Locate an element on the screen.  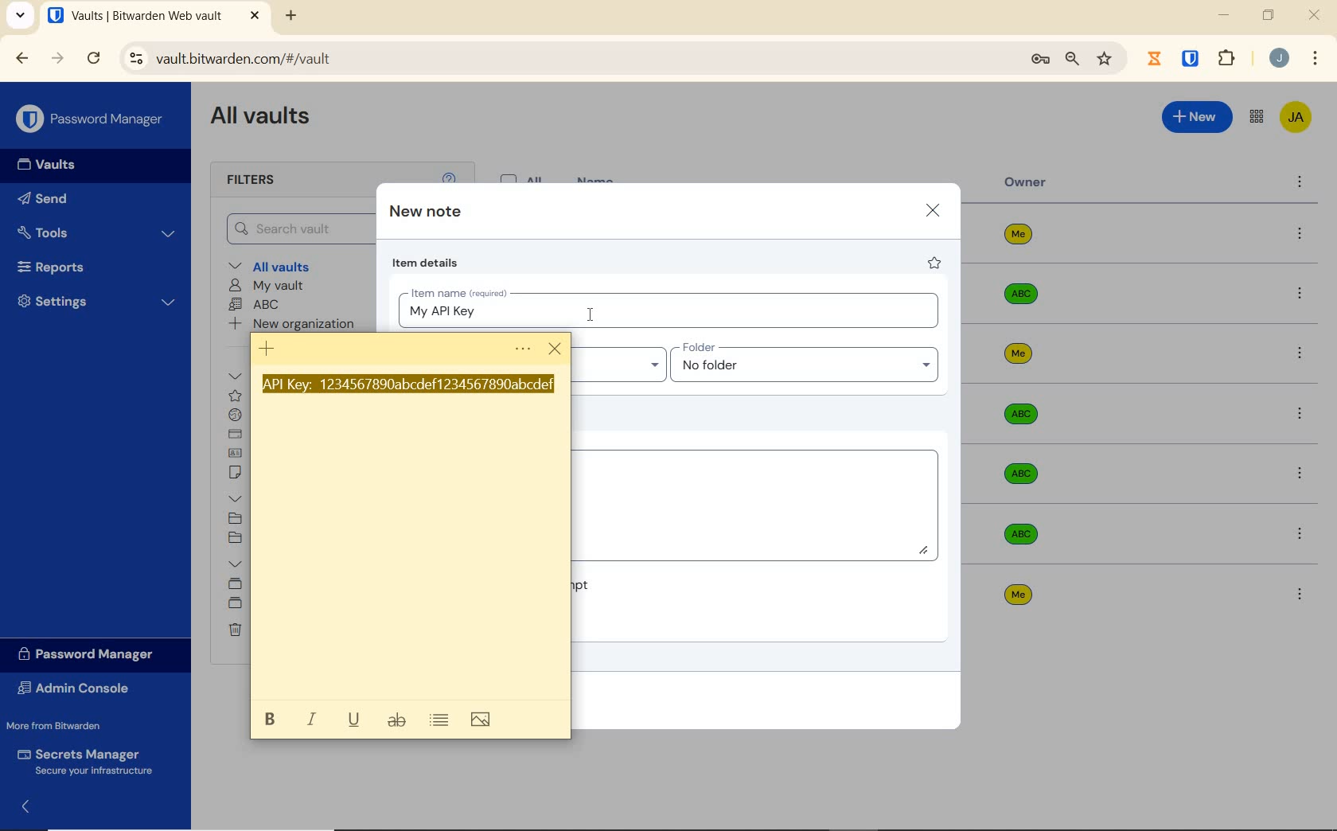
owner is located at coordinates (1026, 184).